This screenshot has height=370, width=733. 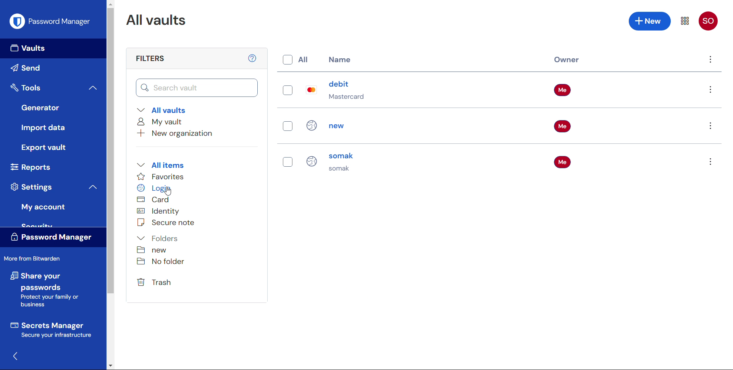 I want to click on debit Mastercard, so click(x=347, y=91).